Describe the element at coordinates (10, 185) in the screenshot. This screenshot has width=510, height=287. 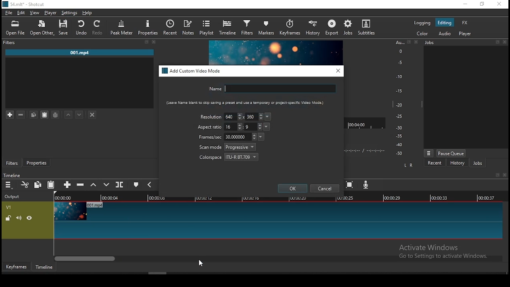
I see `timeline menu` at that location.